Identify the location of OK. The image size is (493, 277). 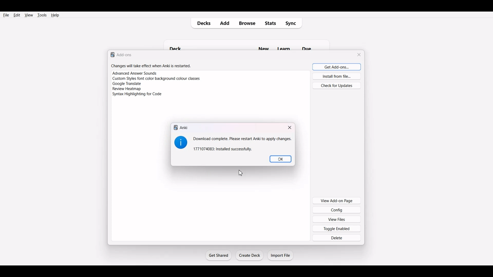
(281, 159).